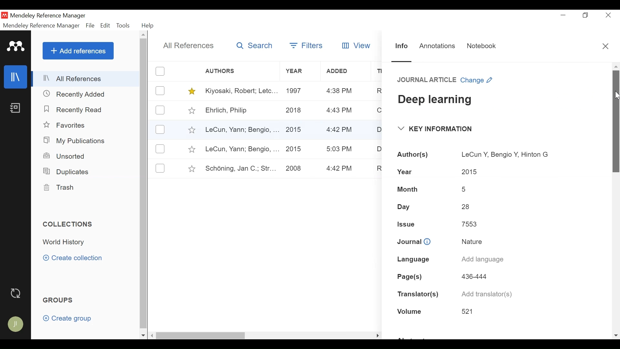  Describe the element at coordinates (241, 111) in the screenshot. I see `Ehrlich, Philip` at that location.